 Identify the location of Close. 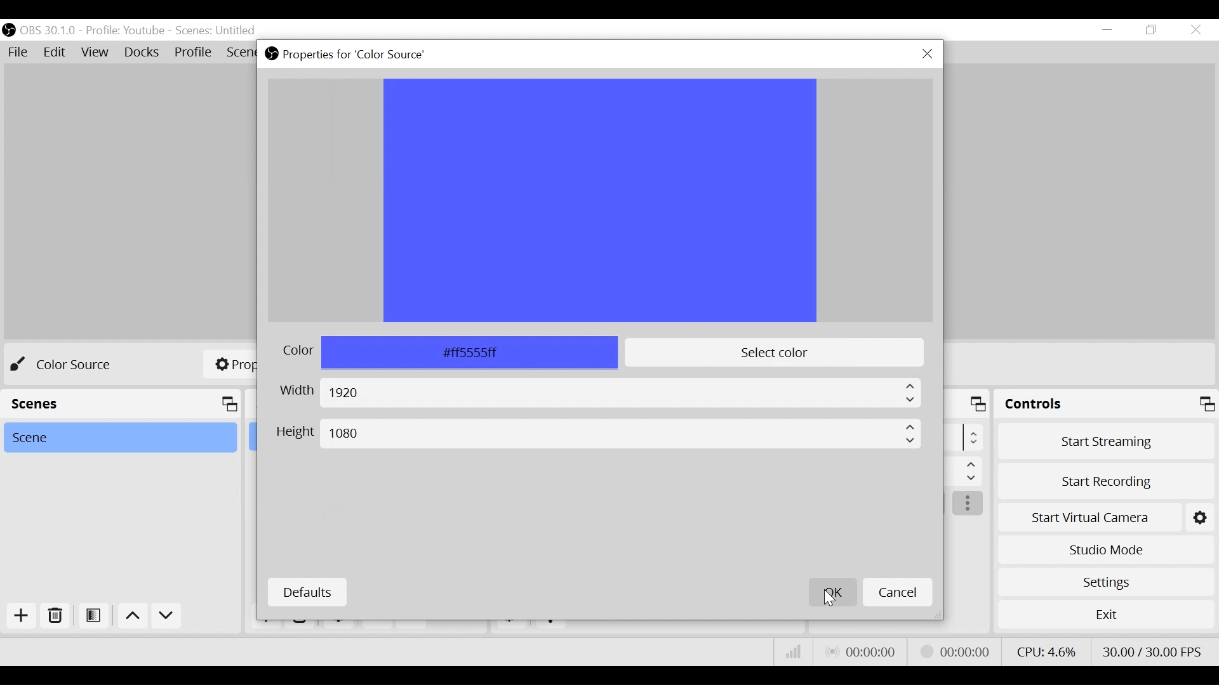
(1195, 31).